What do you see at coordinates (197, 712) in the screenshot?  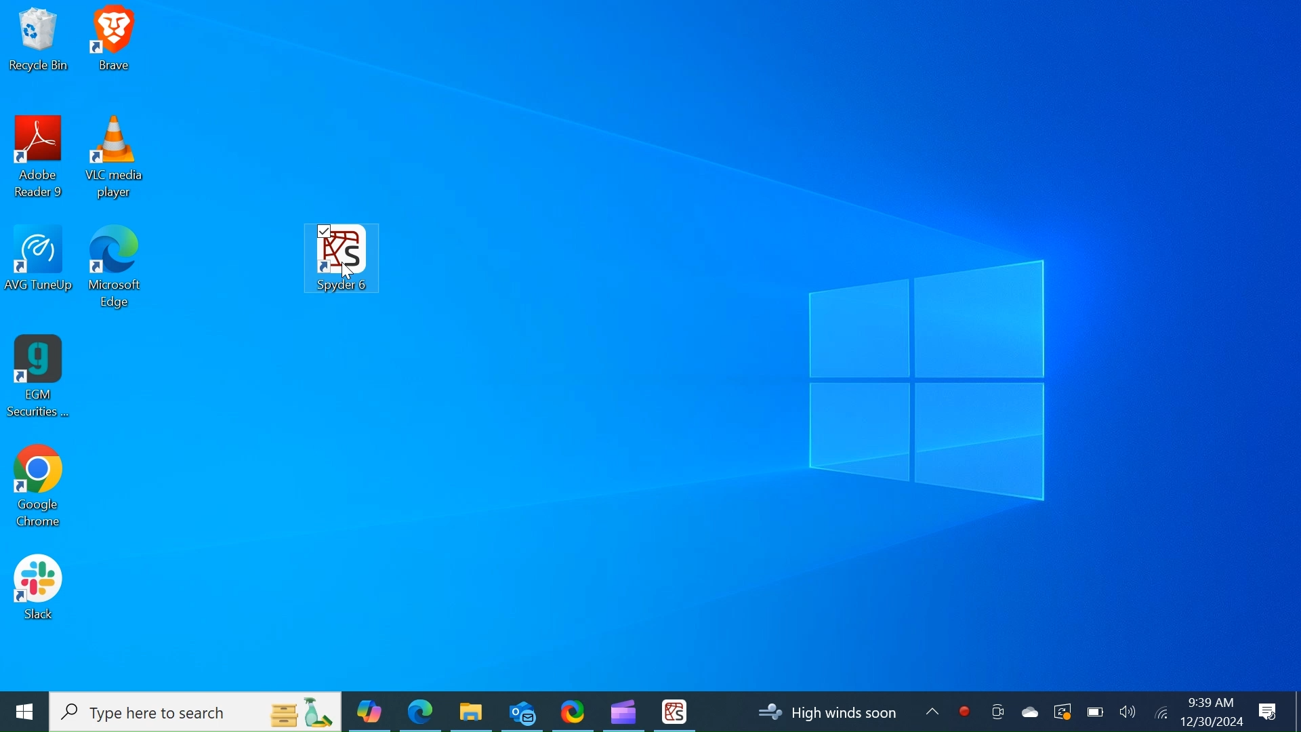 I see `type here to Search` at bounding box center [197, 712].